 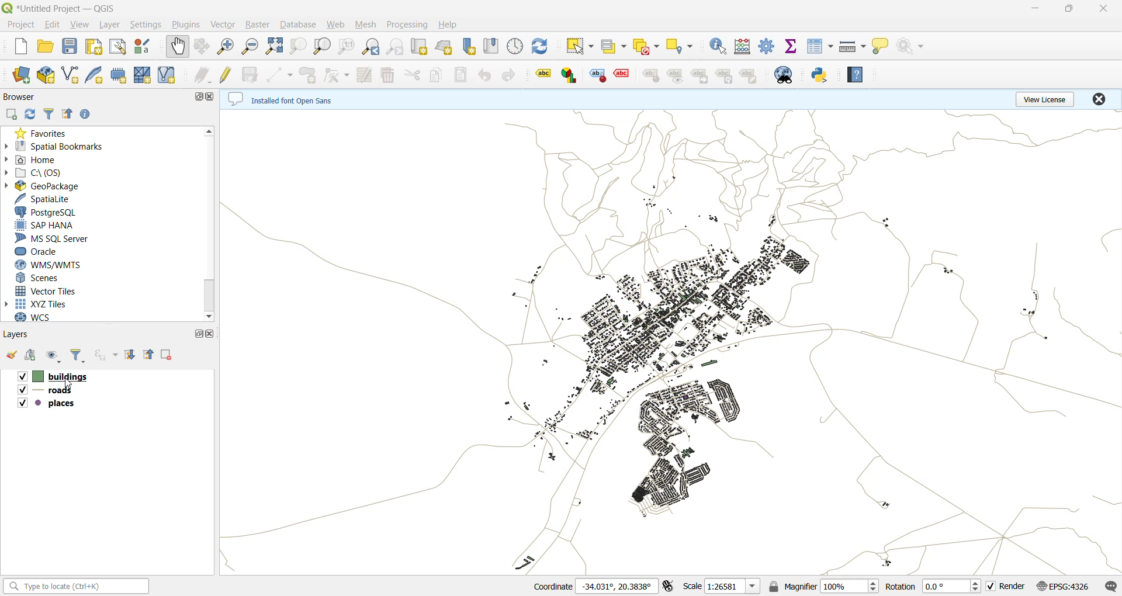 What do you see at coordinates (667, 586) in the screenshot?
I see `toggle extents` at bounding box center [667, 586].